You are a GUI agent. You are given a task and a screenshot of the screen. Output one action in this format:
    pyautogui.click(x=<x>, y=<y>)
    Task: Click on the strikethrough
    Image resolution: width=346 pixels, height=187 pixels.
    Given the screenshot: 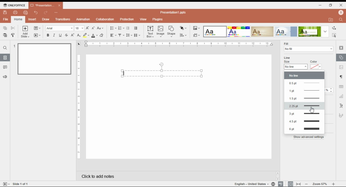 What is the action you would take?
    pyautogui.click(x=66, y=35)
    